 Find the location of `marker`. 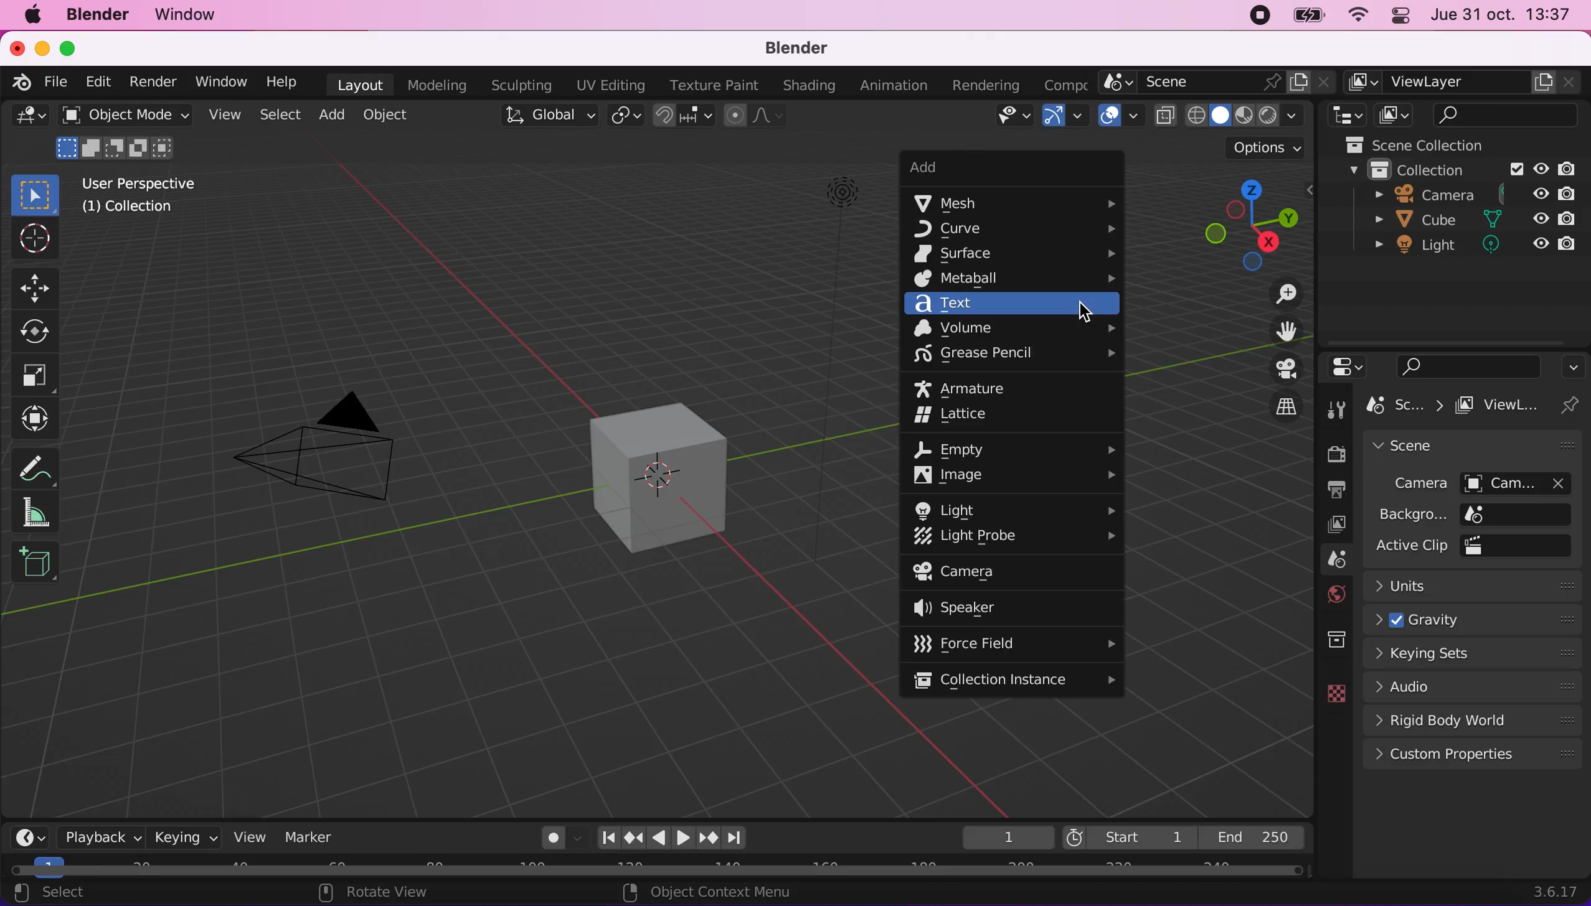

marker is located at coordinates (314, 836).